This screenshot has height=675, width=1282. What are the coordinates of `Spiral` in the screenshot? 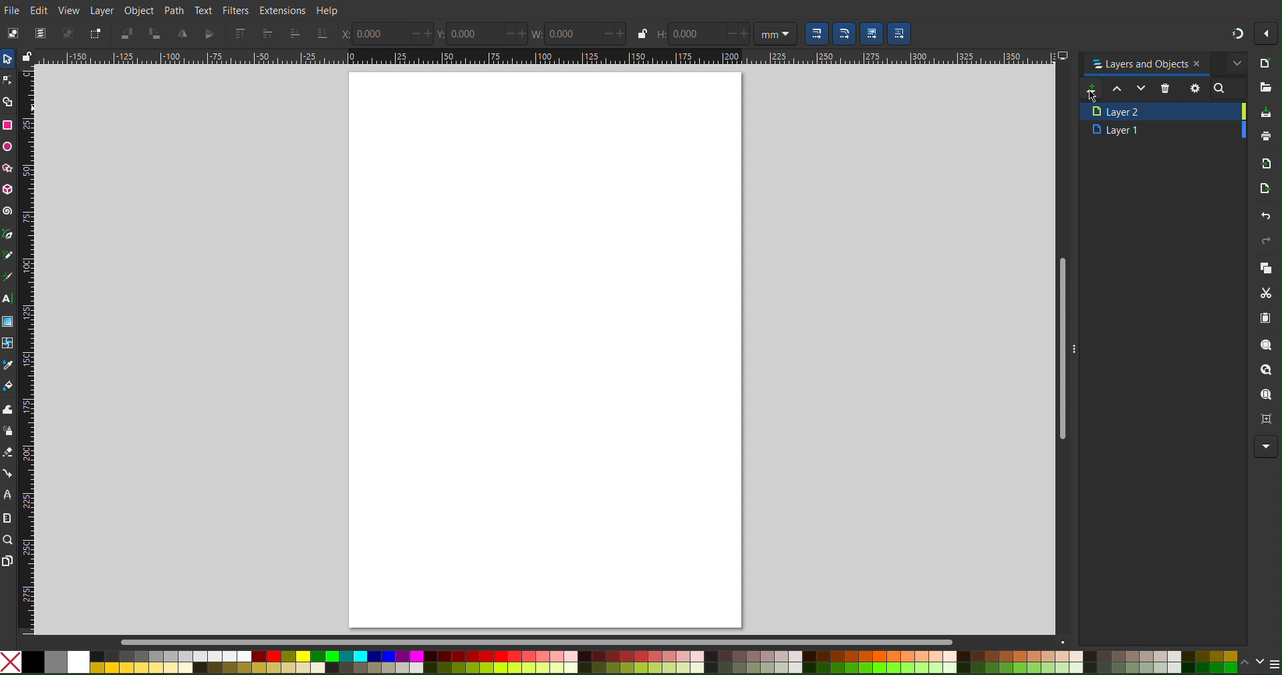 It's located at (9, 209).